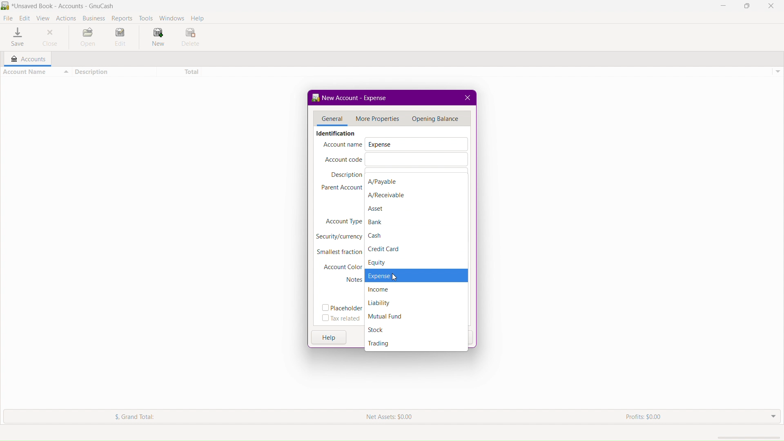  What do you see at coordinates (180, 72) in the screenshot?
I see `Total` at bounding box center [180, 72].